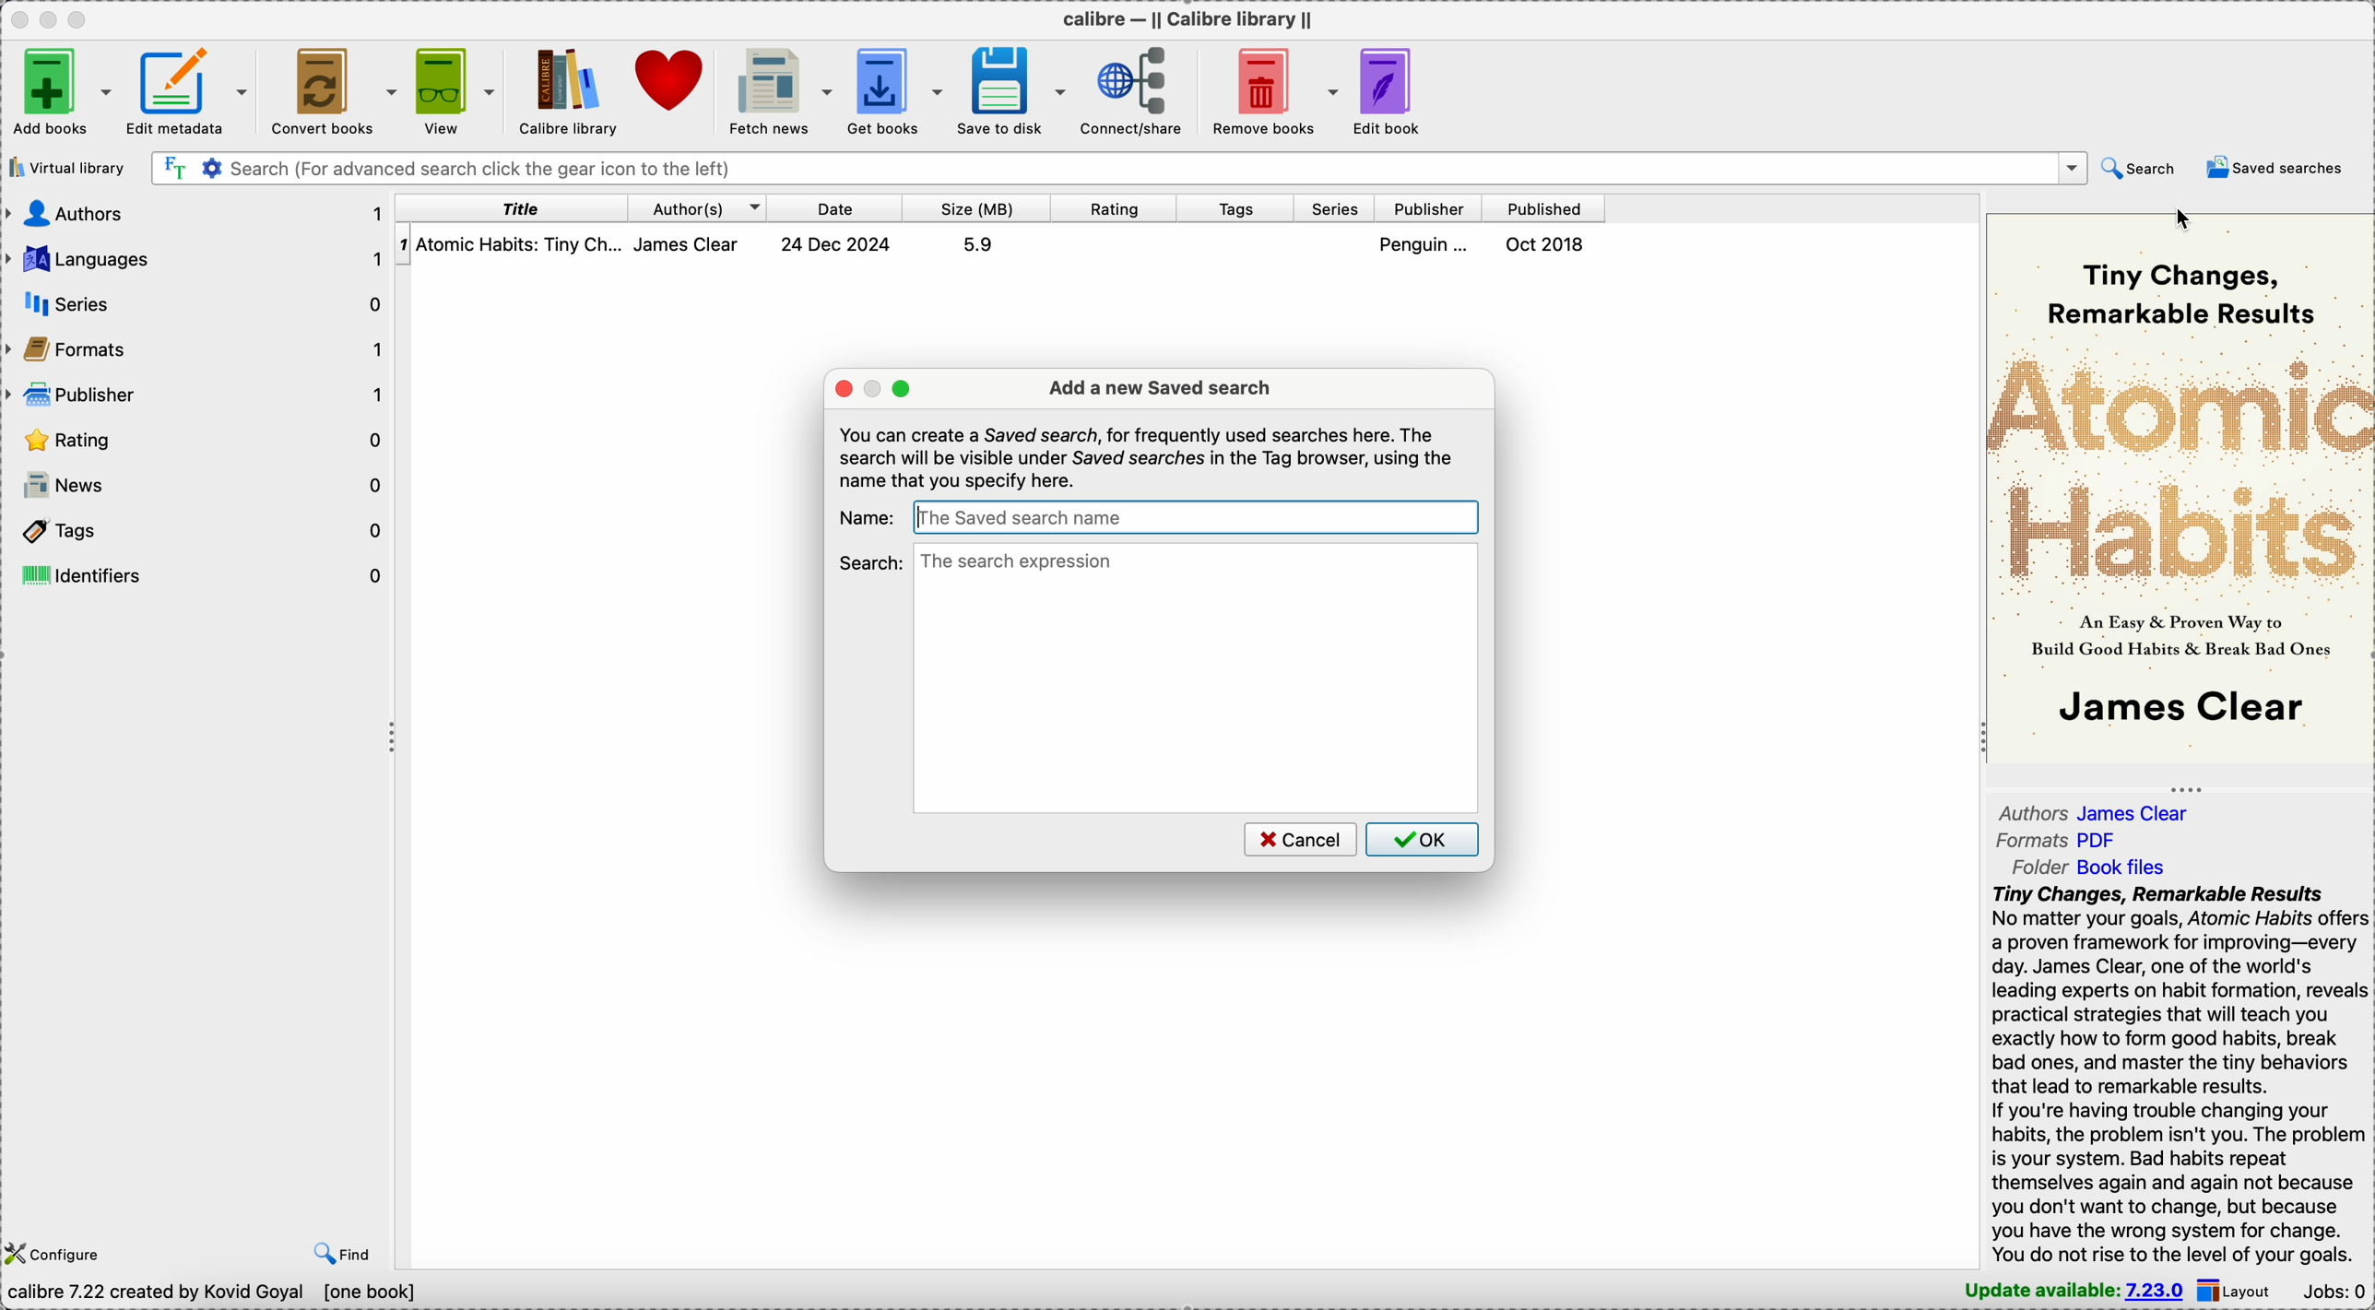 This screenshot has width=2375, height=1310. Describe the element at coordinates (1423, 839) in the screenshot. I see `OK` at that location.